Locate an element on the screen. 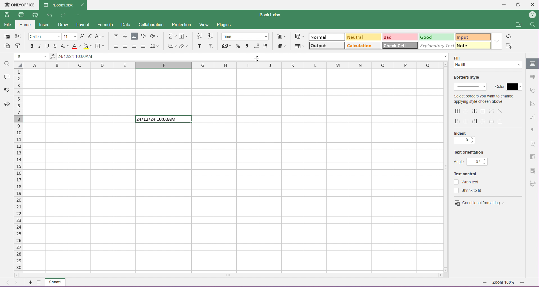 The image size is (539, 287). File is located at coordinates (9, 26).